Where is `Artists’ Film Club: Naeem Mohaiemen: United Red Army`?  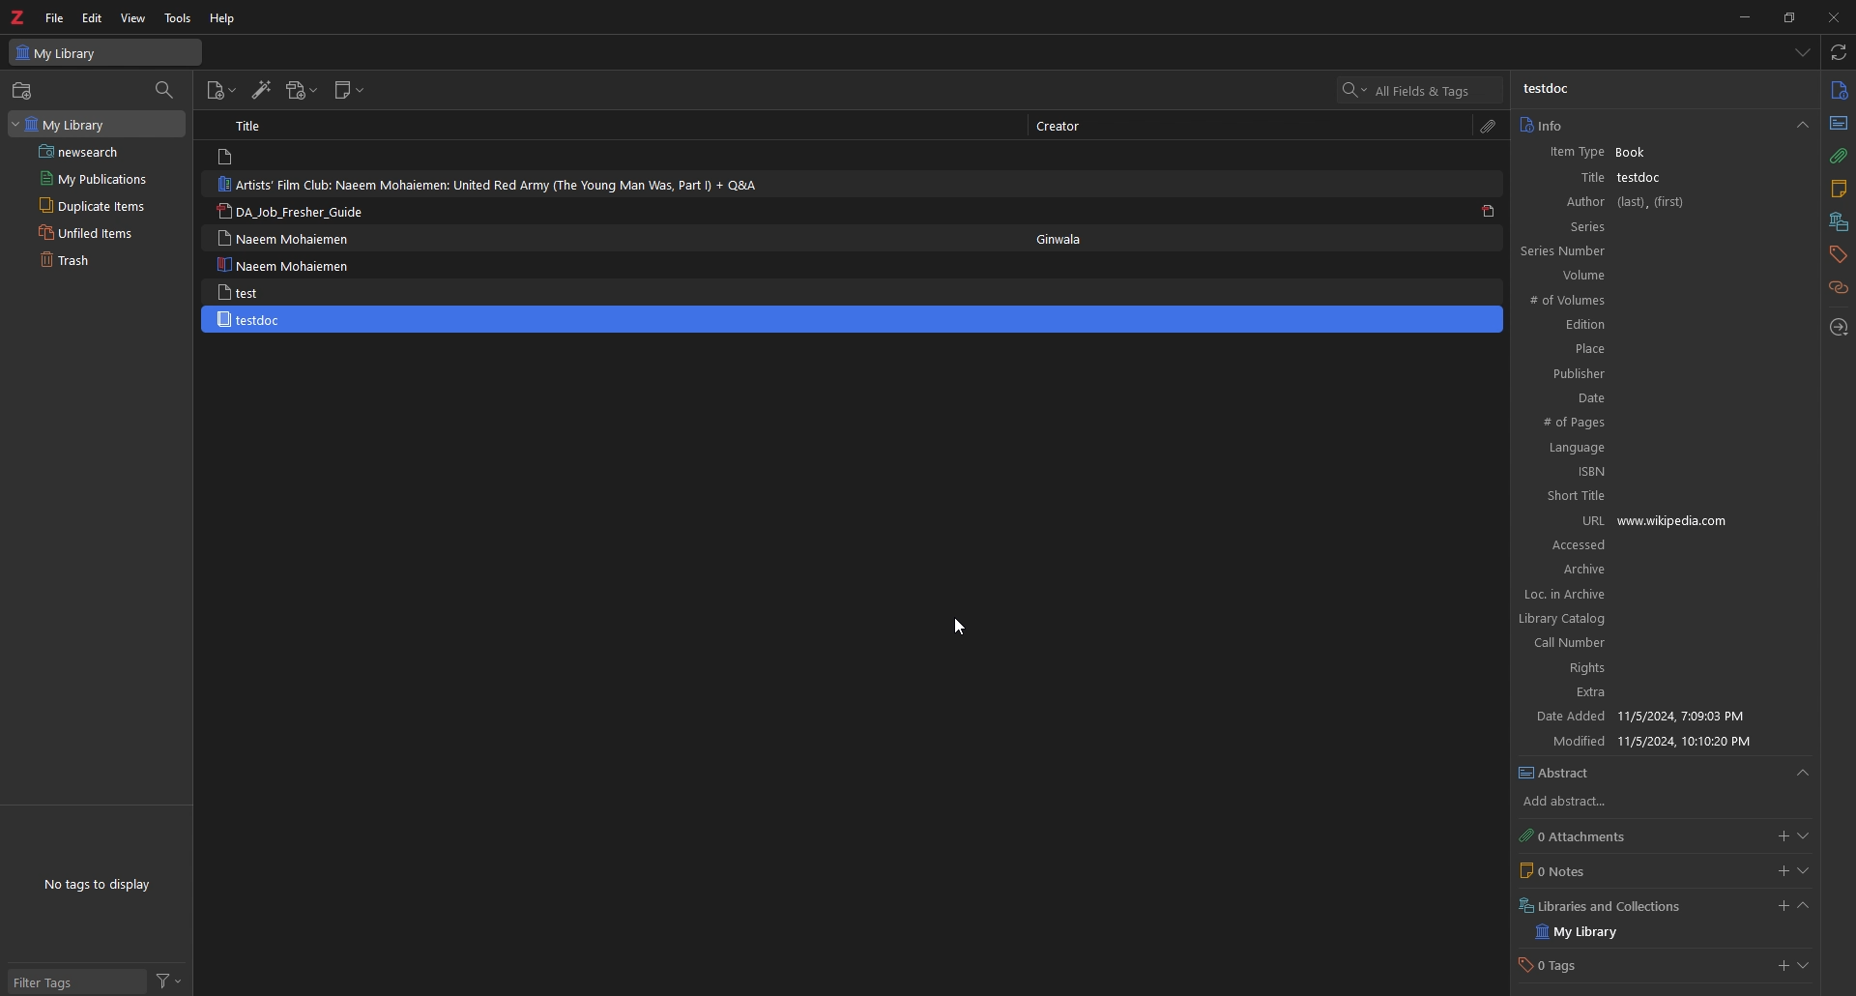 Artists’ Film Club: Naeem Mohaiemen: United Red Army is located at coordinates (493, 185).